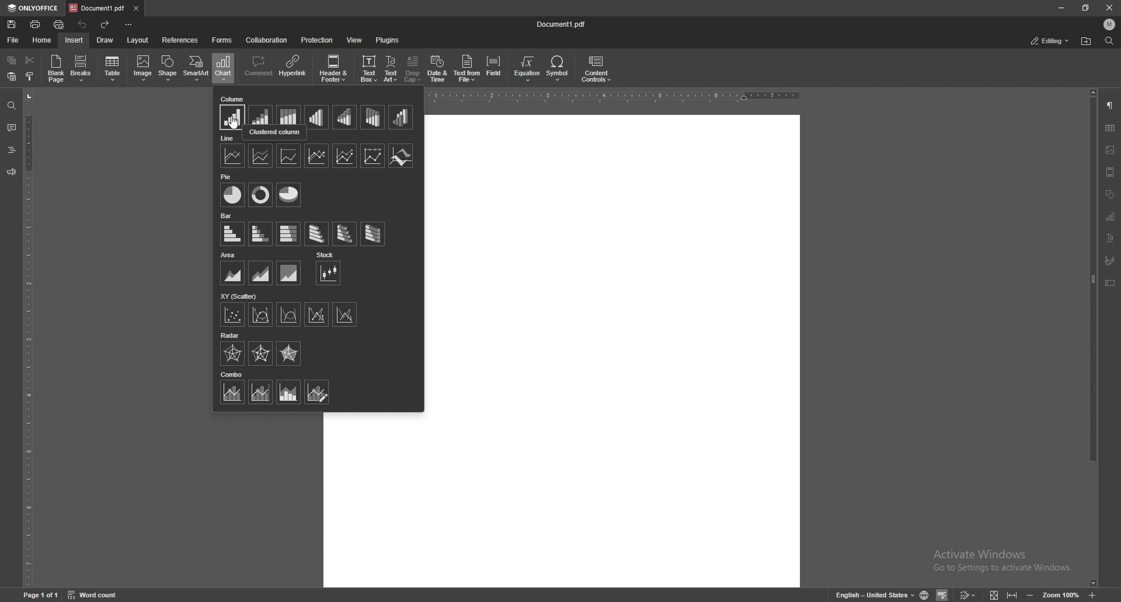  What do you see at coordinates (559, 69) in the screenshot?
I see `symbol` at bounding box center [559, 69].